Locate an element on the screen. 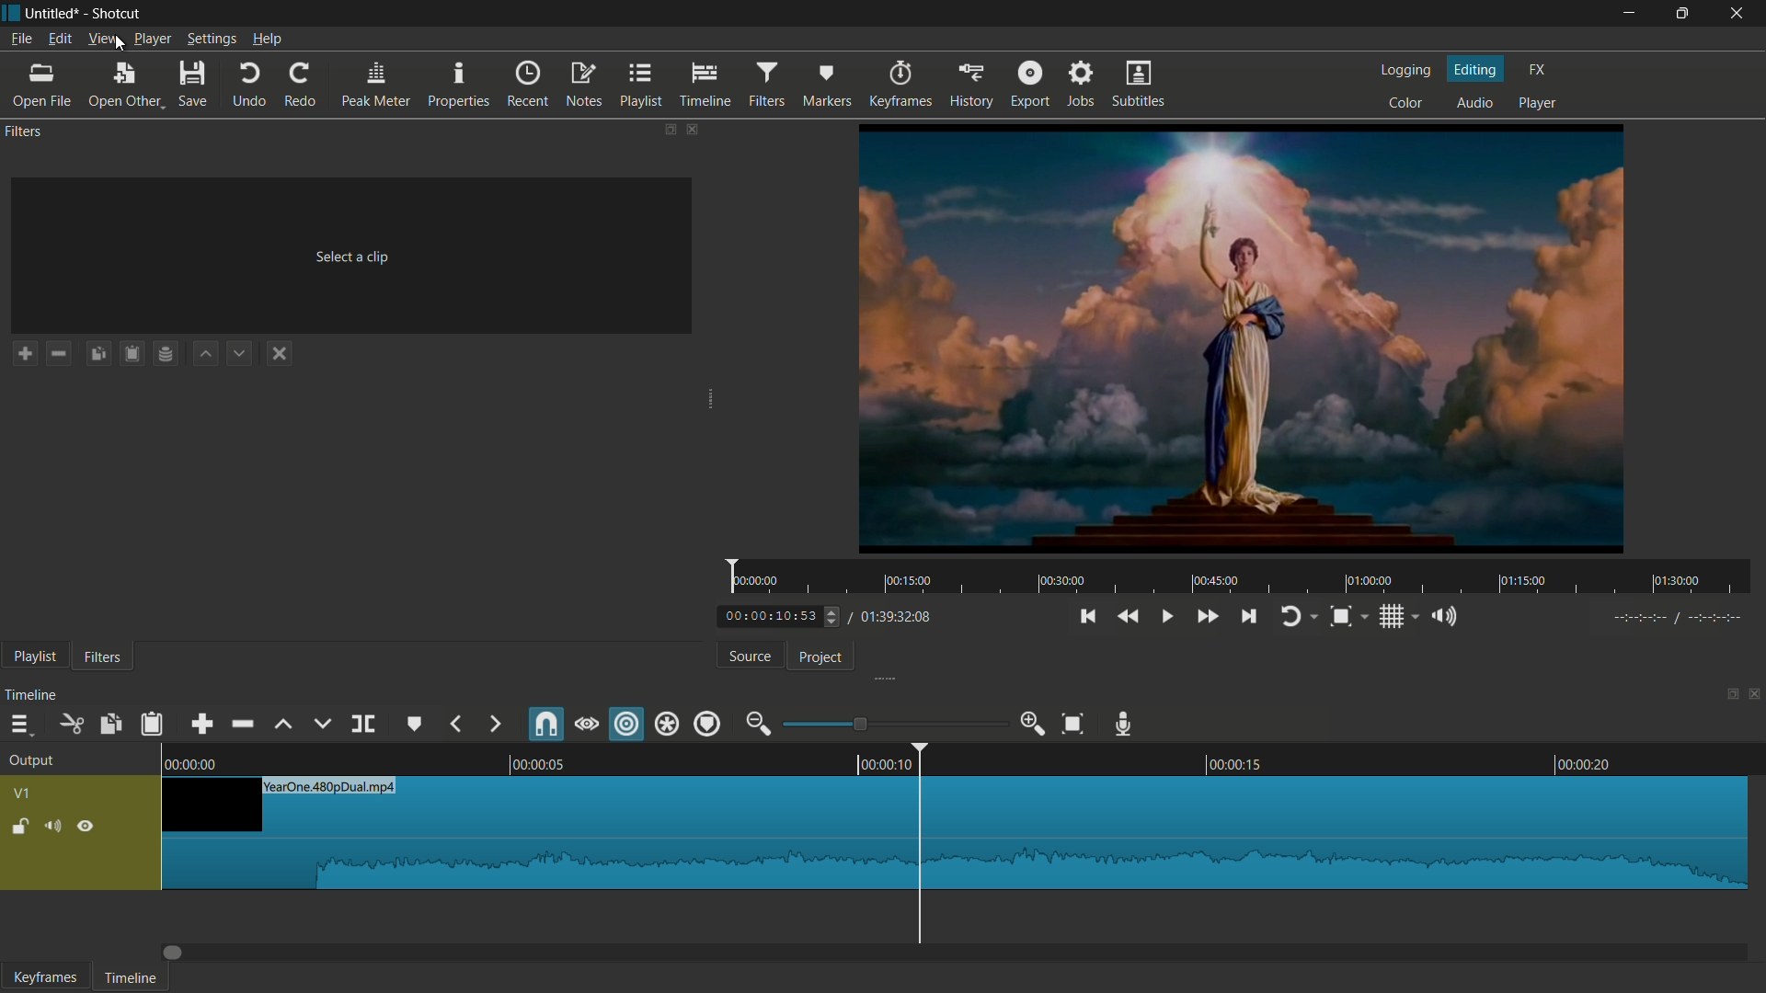 This screenshot has height=993, width=1766. player menu is located at coordinates (152, 40).